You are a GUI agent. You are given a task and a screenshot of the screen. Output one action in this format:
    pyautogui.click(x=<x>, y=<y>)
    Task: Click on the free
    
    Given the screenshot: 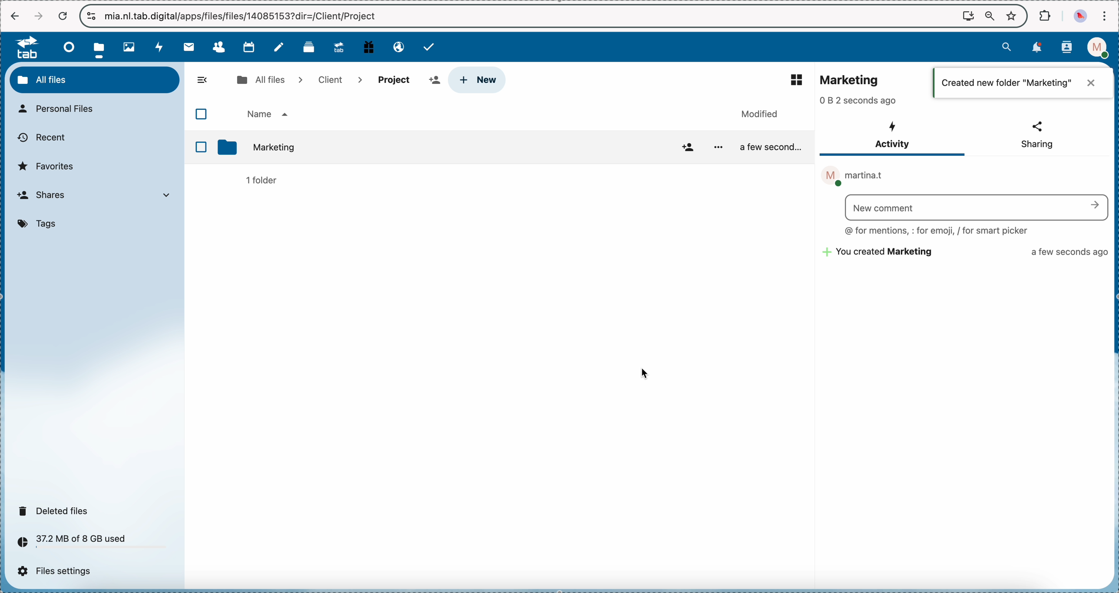 What is the action you would take?
    pyautogui.click(x=369, y=46)
    